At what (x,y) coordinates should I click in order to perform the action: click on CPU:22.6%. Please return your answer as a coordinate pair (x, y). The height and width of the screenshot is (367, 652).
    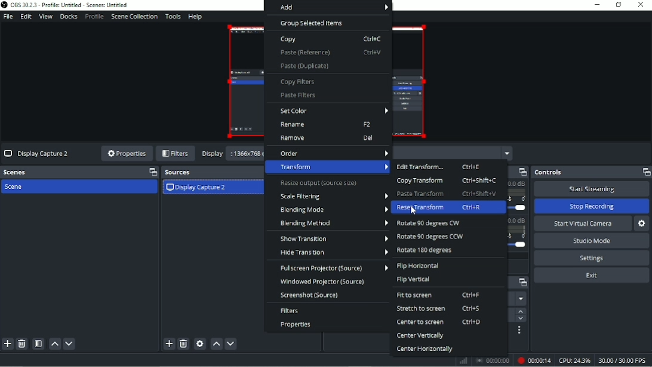
    Looking at the image, I should click on (574, 360).